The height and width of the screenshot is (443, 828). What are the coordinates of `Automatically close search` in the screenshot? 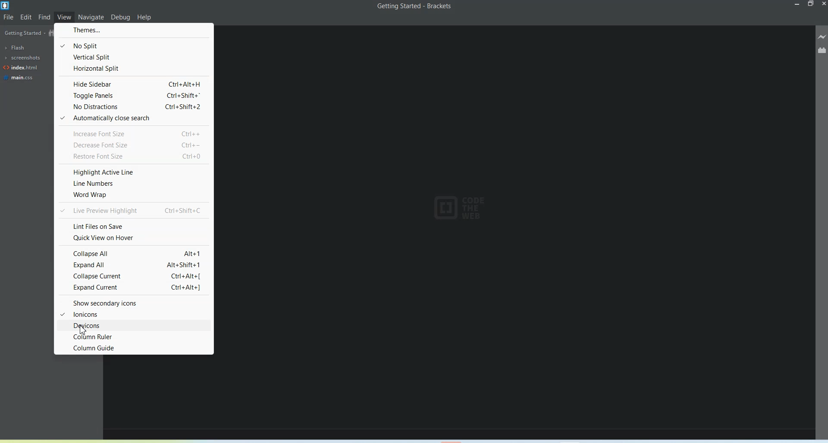 It's located at (133, 119).